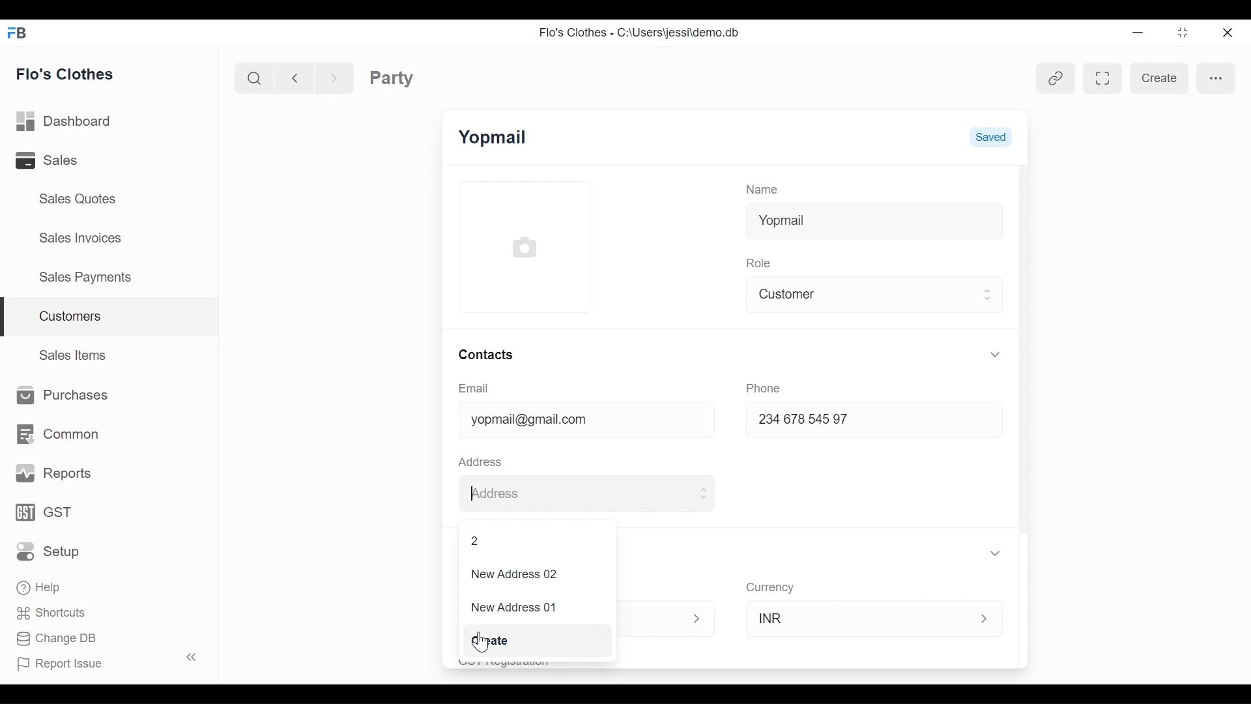 Image resolution: width=1251 pixels, height=704 pixels. Describe the element at coordinates (59, 396) in the screenshot. I see `Purchases` at that location.